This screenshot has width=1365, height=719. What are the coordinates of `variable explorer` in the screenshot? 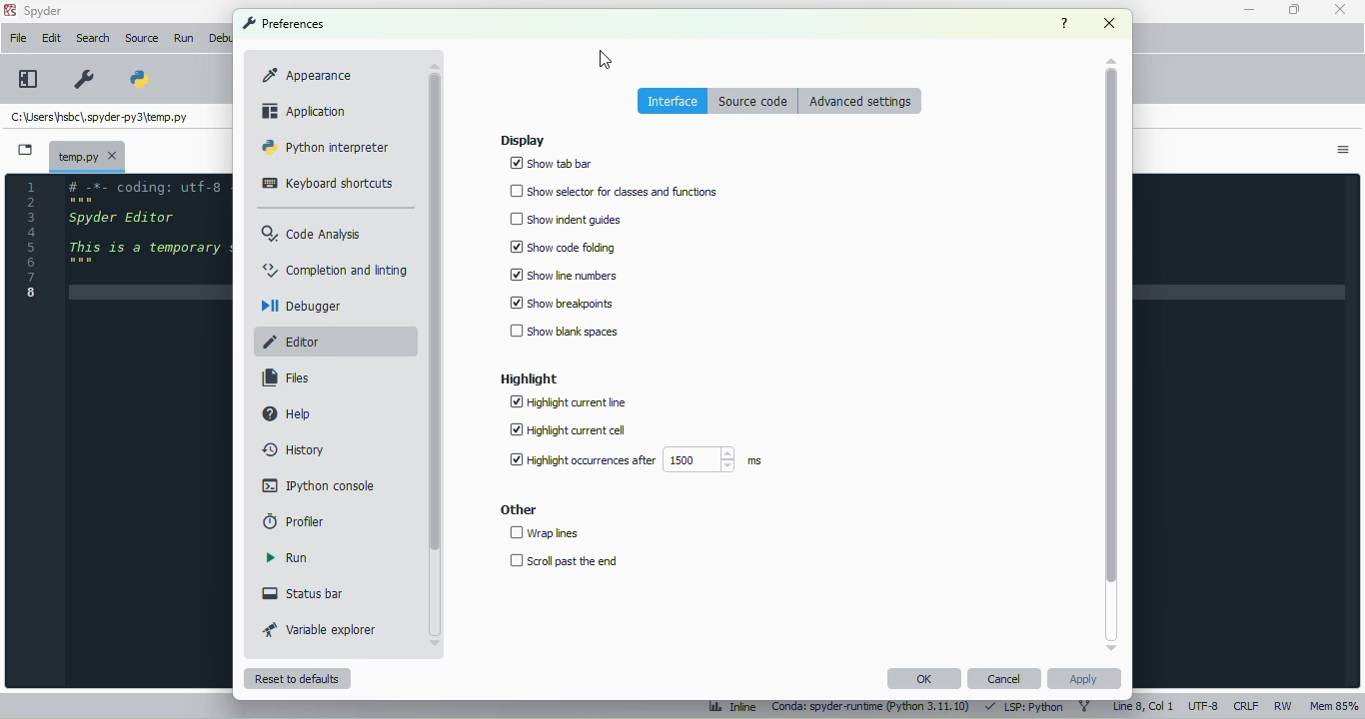 It's located at (321, 628).